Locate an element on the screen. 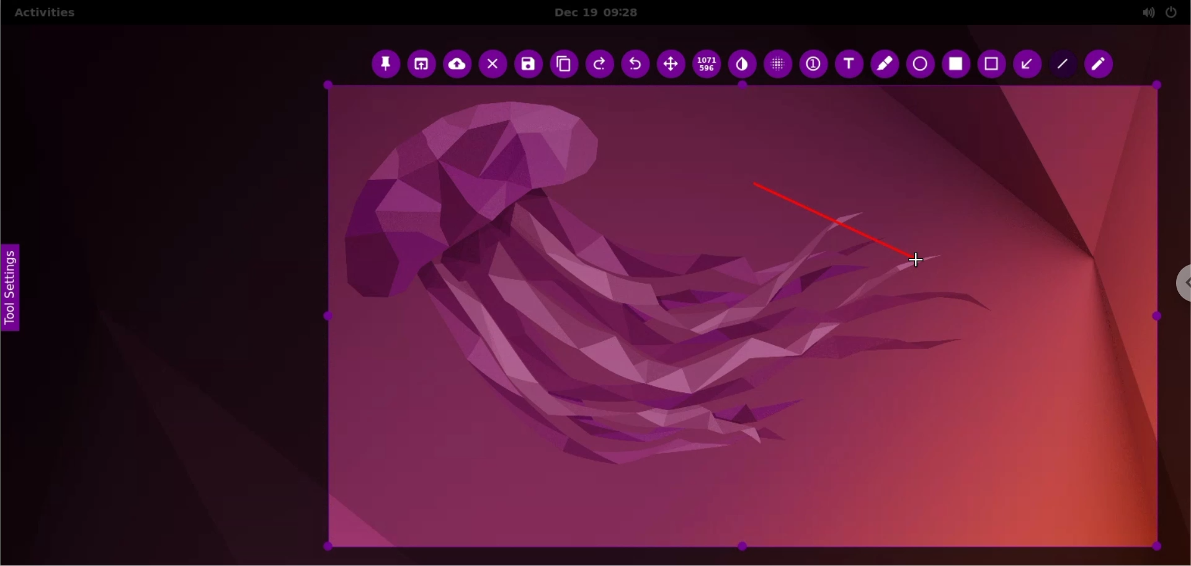 Image resolution: width=1191 pixels, height=566 pixels. line is located at coordinates (1061, 65).